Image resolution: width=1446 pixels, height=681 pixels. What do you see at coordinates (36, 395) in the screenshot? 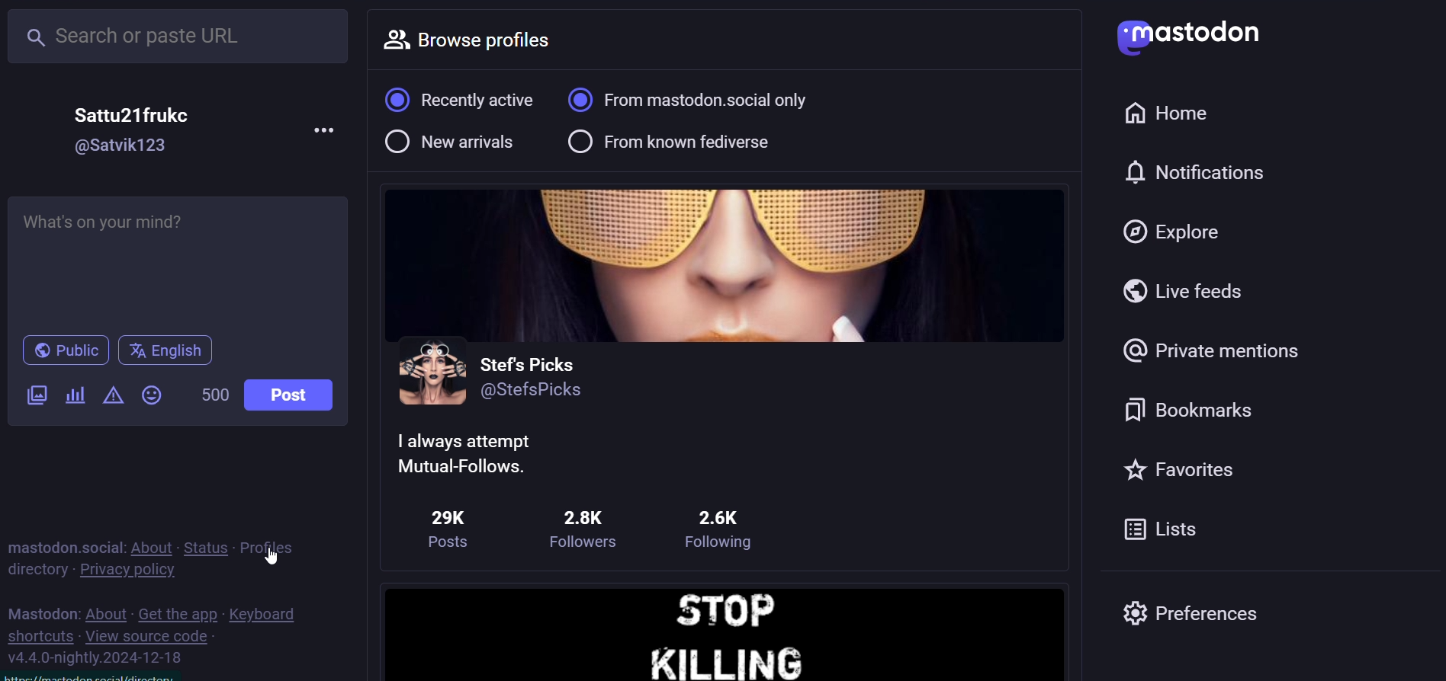
I see `image/video` at bounding box center [36, 395].